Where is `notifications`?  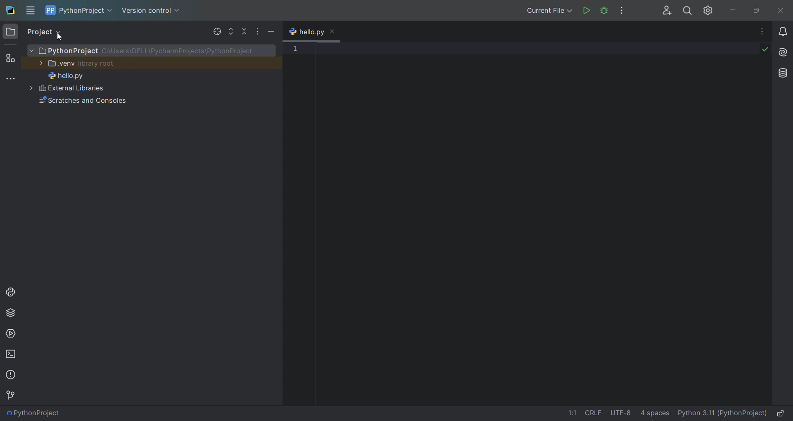
notifications is located at coordinates (784, 30).